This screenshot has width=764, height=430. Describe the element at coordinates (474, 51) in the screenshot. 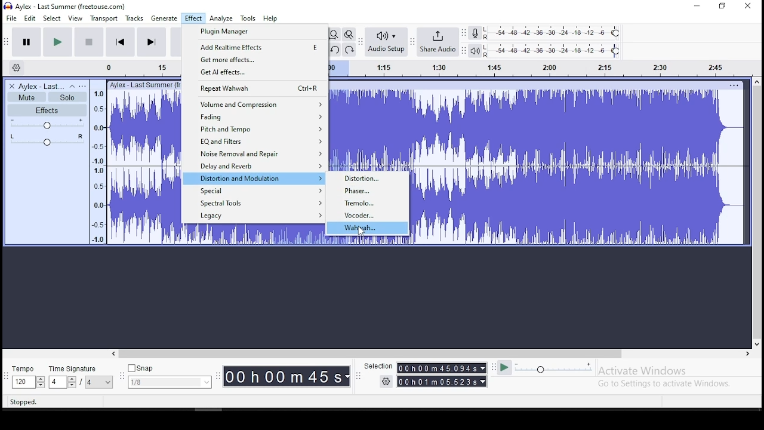

I see `playback meter` at that location.